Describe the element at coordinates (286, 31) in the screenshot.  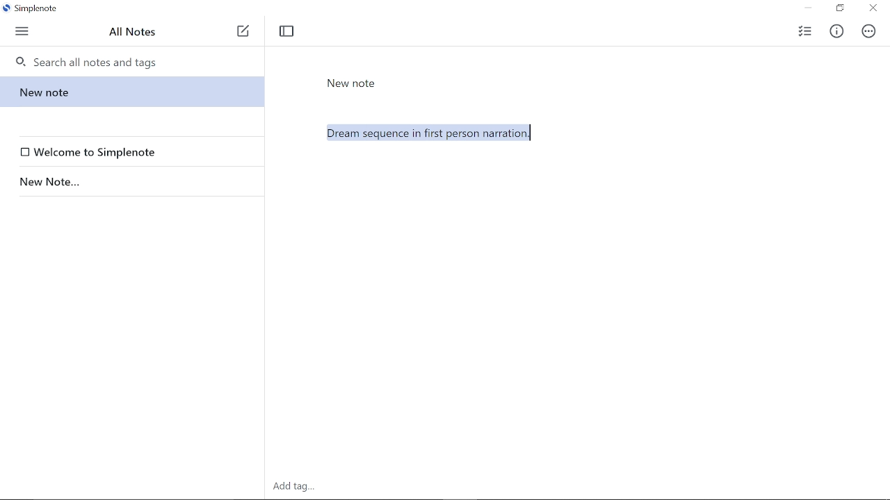
I see `Toggle focus mode` at that location.